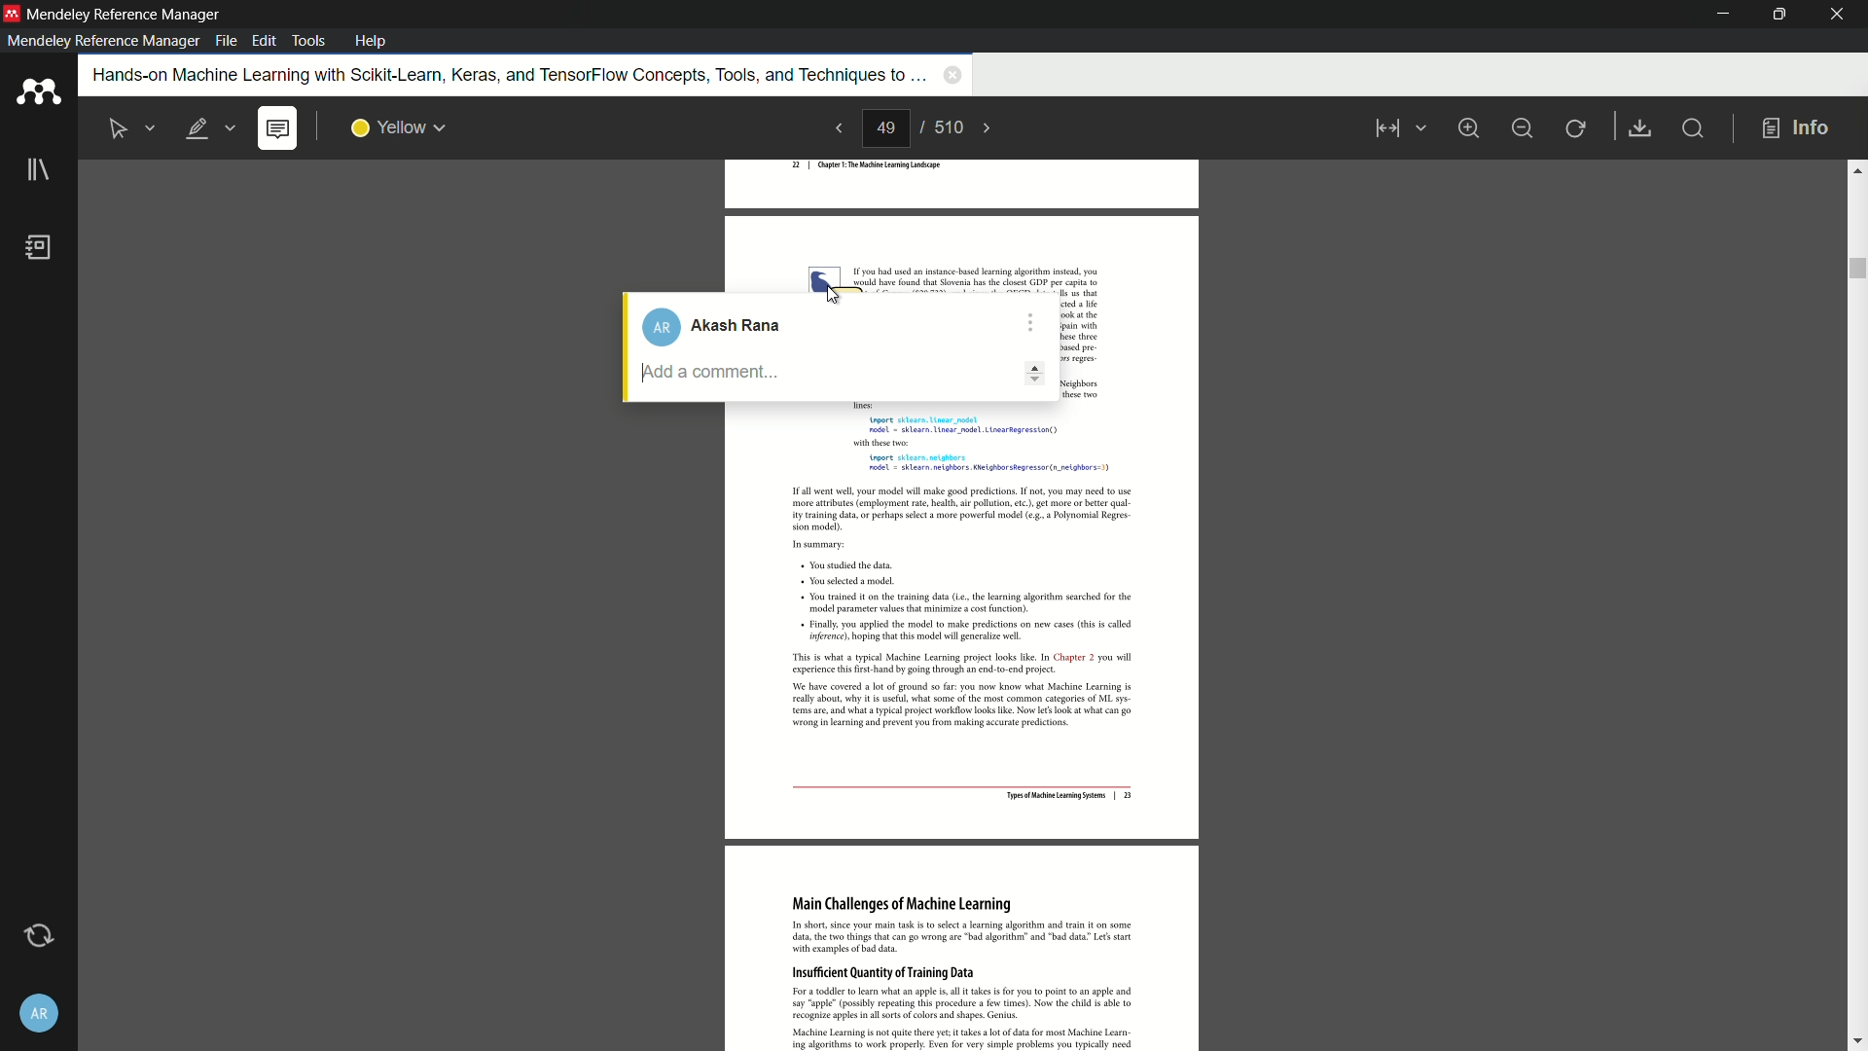 This screenshot has width=1868, height=1051. I want to click on more options, so click(1033, 317).